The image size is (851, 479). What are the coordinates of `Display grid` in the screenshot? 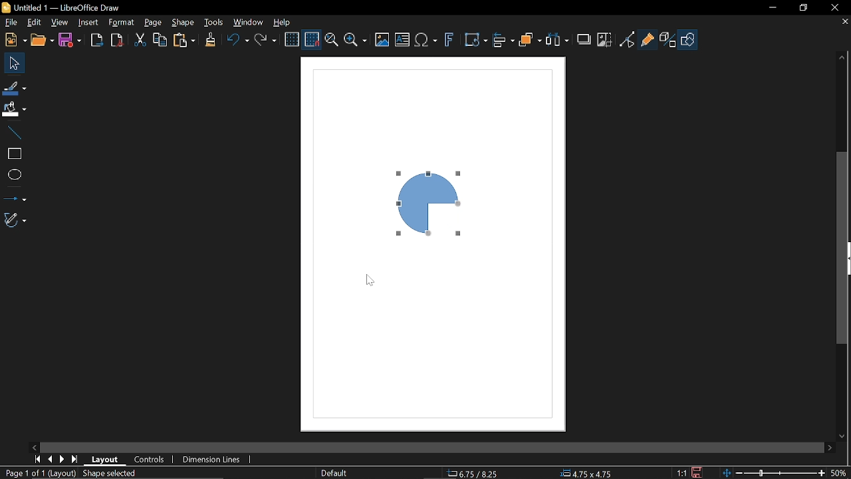 It's located at (293, 39).